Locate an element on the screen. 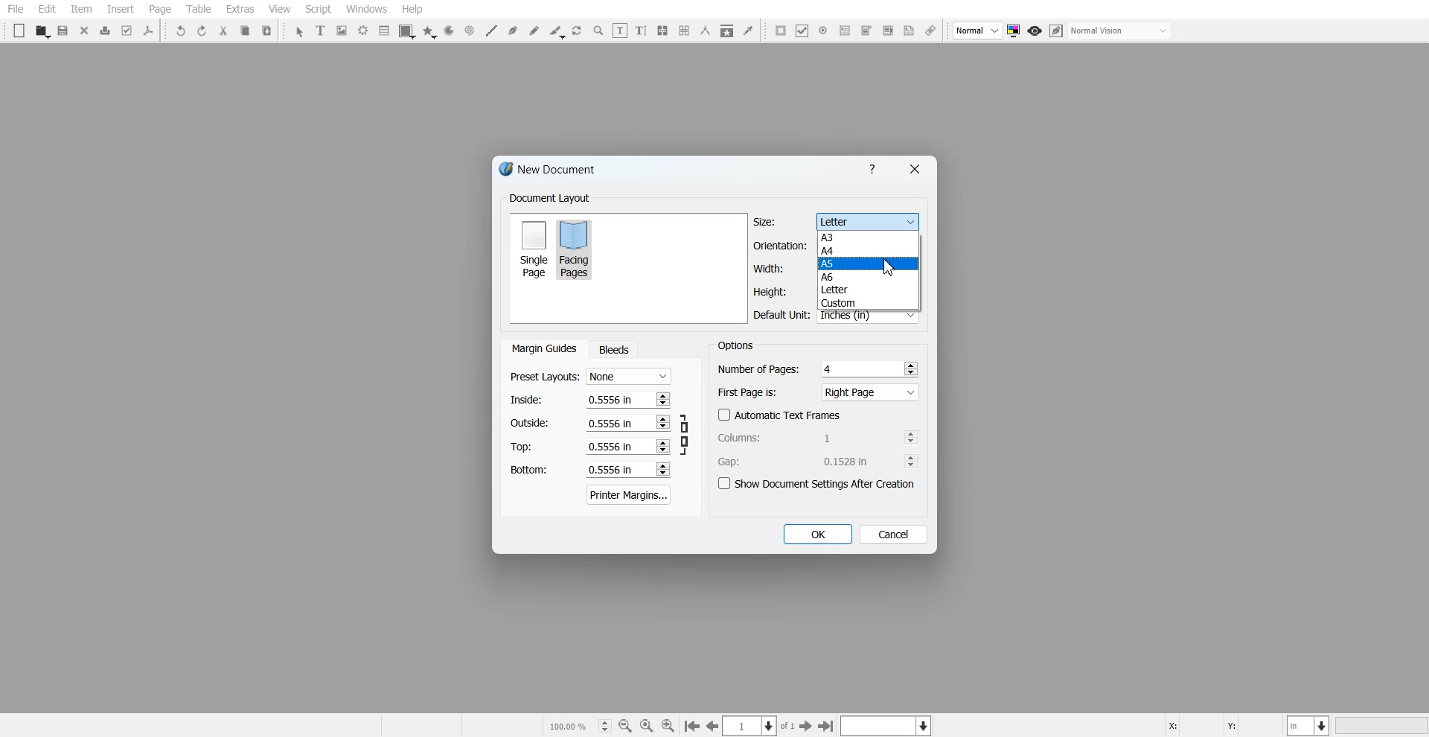 The height and width of the screenshot is (737, 1429). First Page is is located at coordinates (819, 392).